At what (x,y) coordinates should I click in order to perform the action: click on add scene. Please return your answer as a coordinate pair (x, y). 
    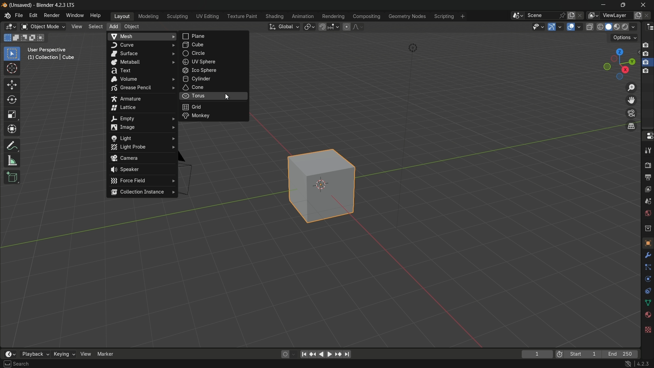
    Looking at the image, I should click on (571, 16).